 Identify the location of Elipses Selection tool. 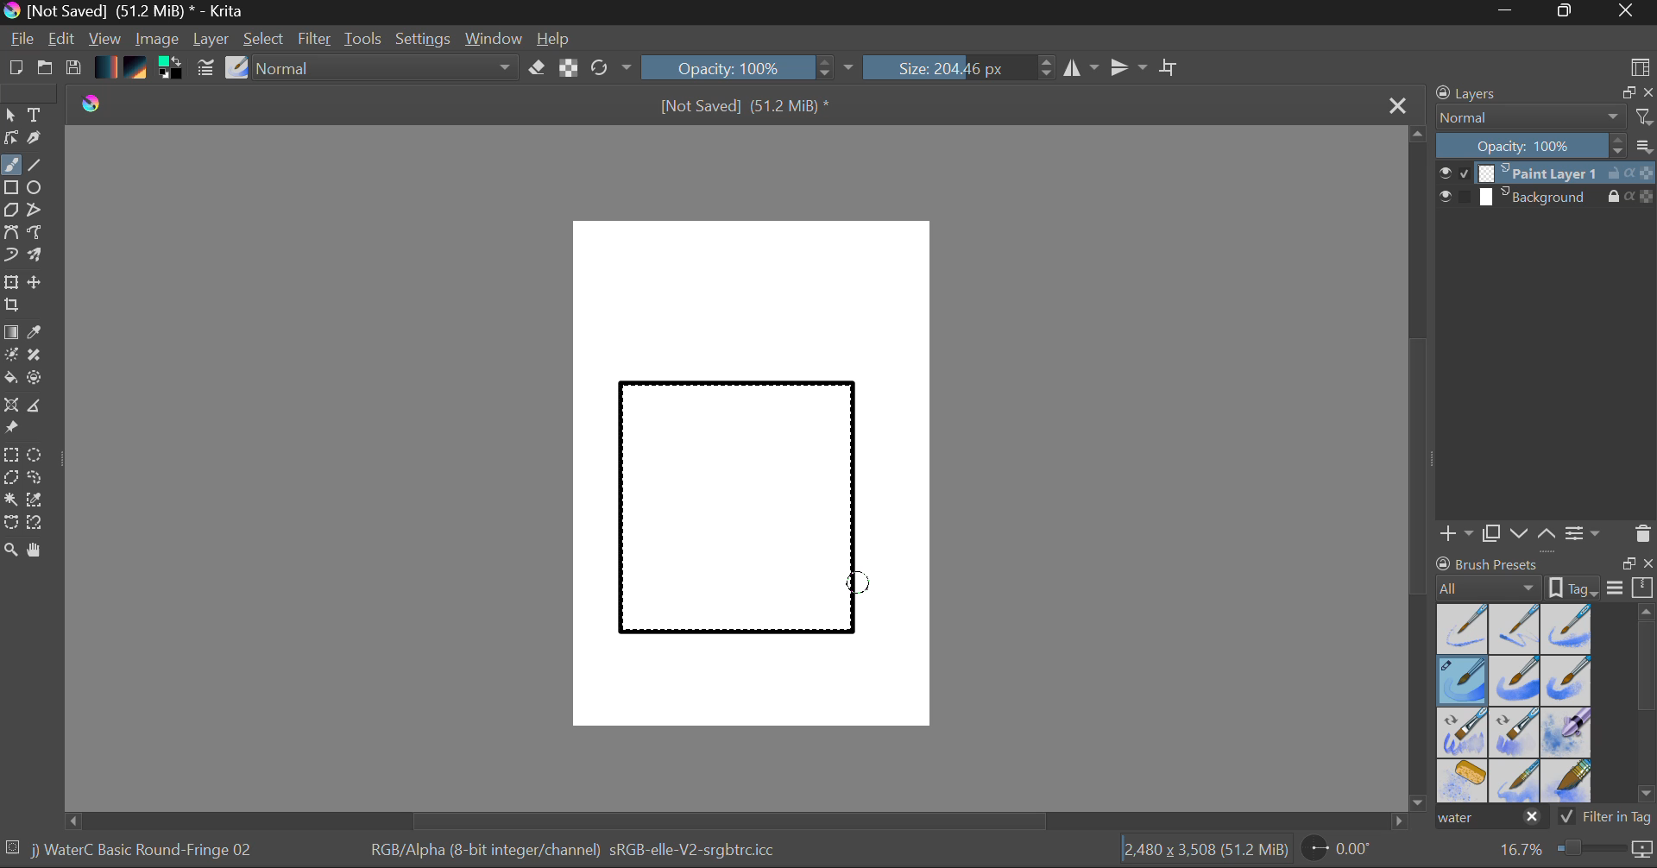
(39, 456).